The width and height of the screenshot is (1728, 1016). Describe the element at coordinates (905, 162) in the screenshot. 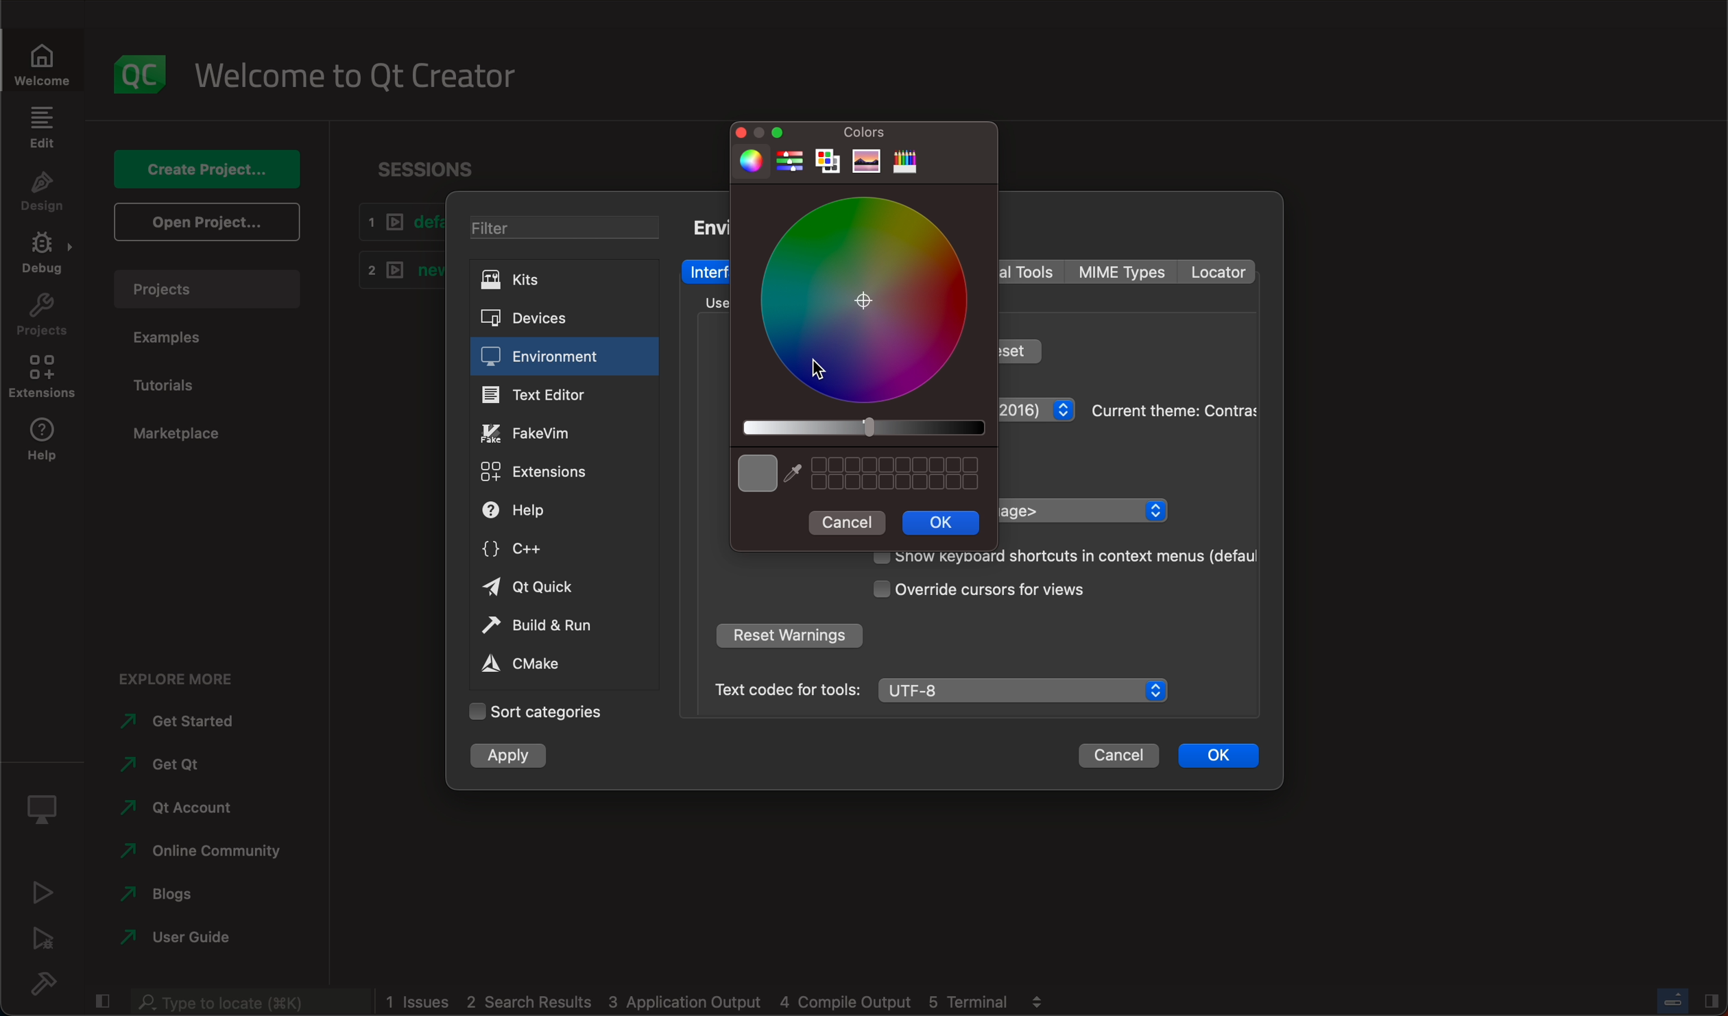

I see `color pencils` at that location.